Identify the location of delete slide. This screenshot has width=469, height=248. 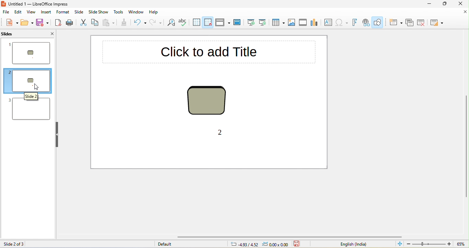
(423, 23).